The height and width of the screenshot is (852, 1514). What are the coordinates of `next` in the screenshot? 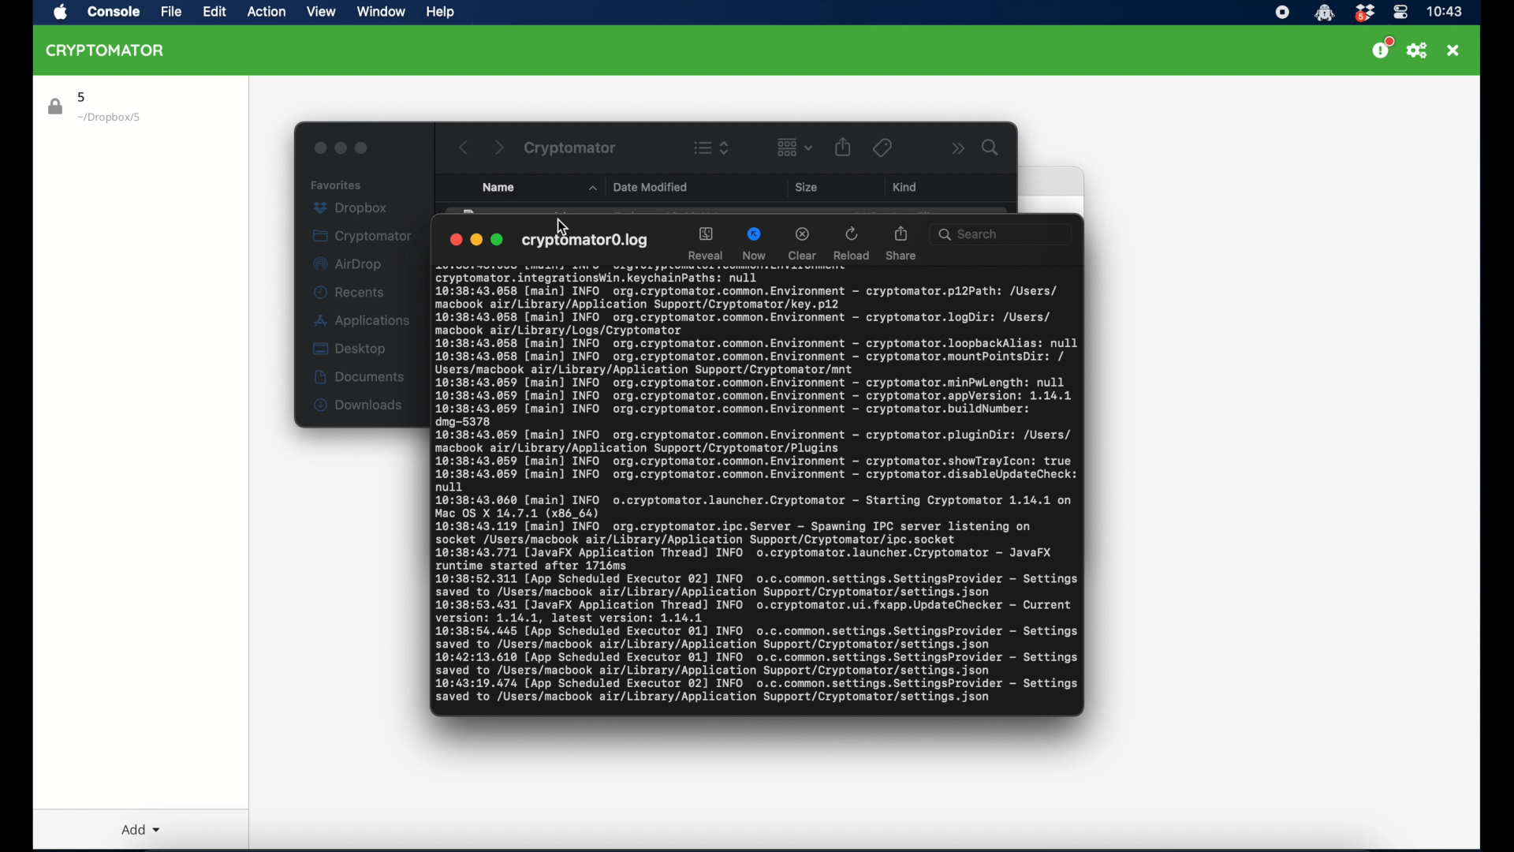 It's located at (501, 147).